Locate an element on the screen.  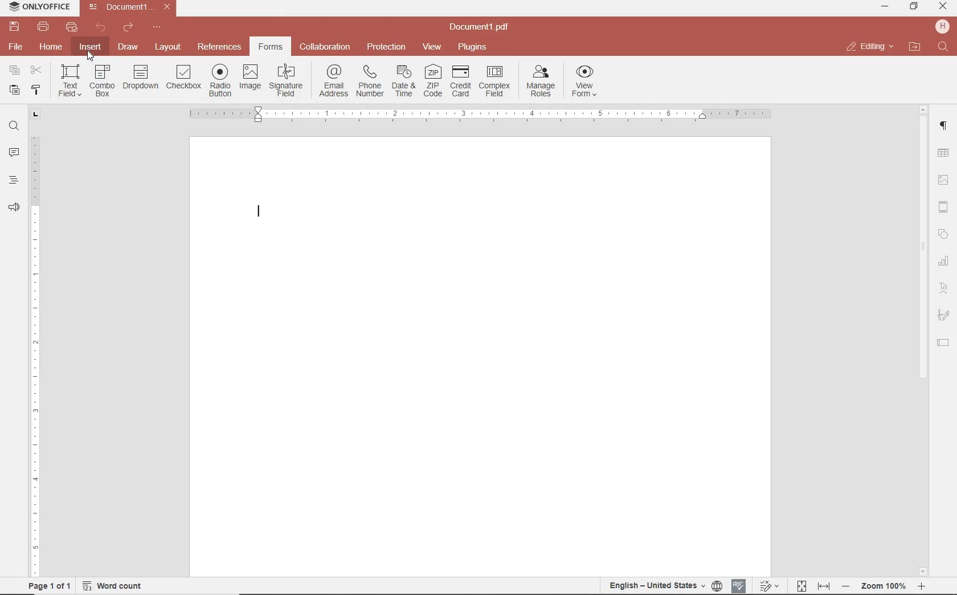
insert drop down is located at coordinates (140, 79).